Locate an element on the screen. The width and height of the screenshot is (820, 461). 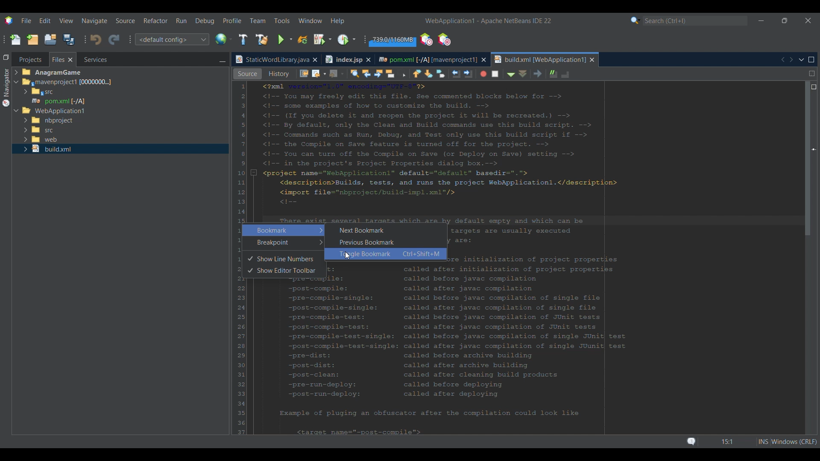
Current selection highlighted is located at coordinates (63, 59).